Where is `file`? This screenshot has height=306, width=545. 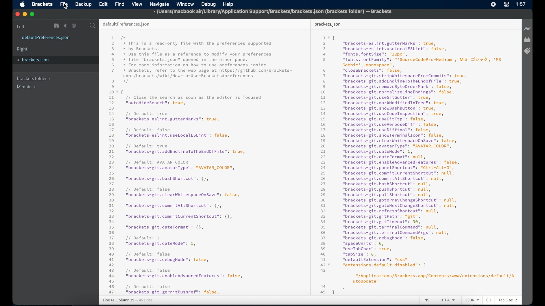
file is located at coordinates (64, 4).